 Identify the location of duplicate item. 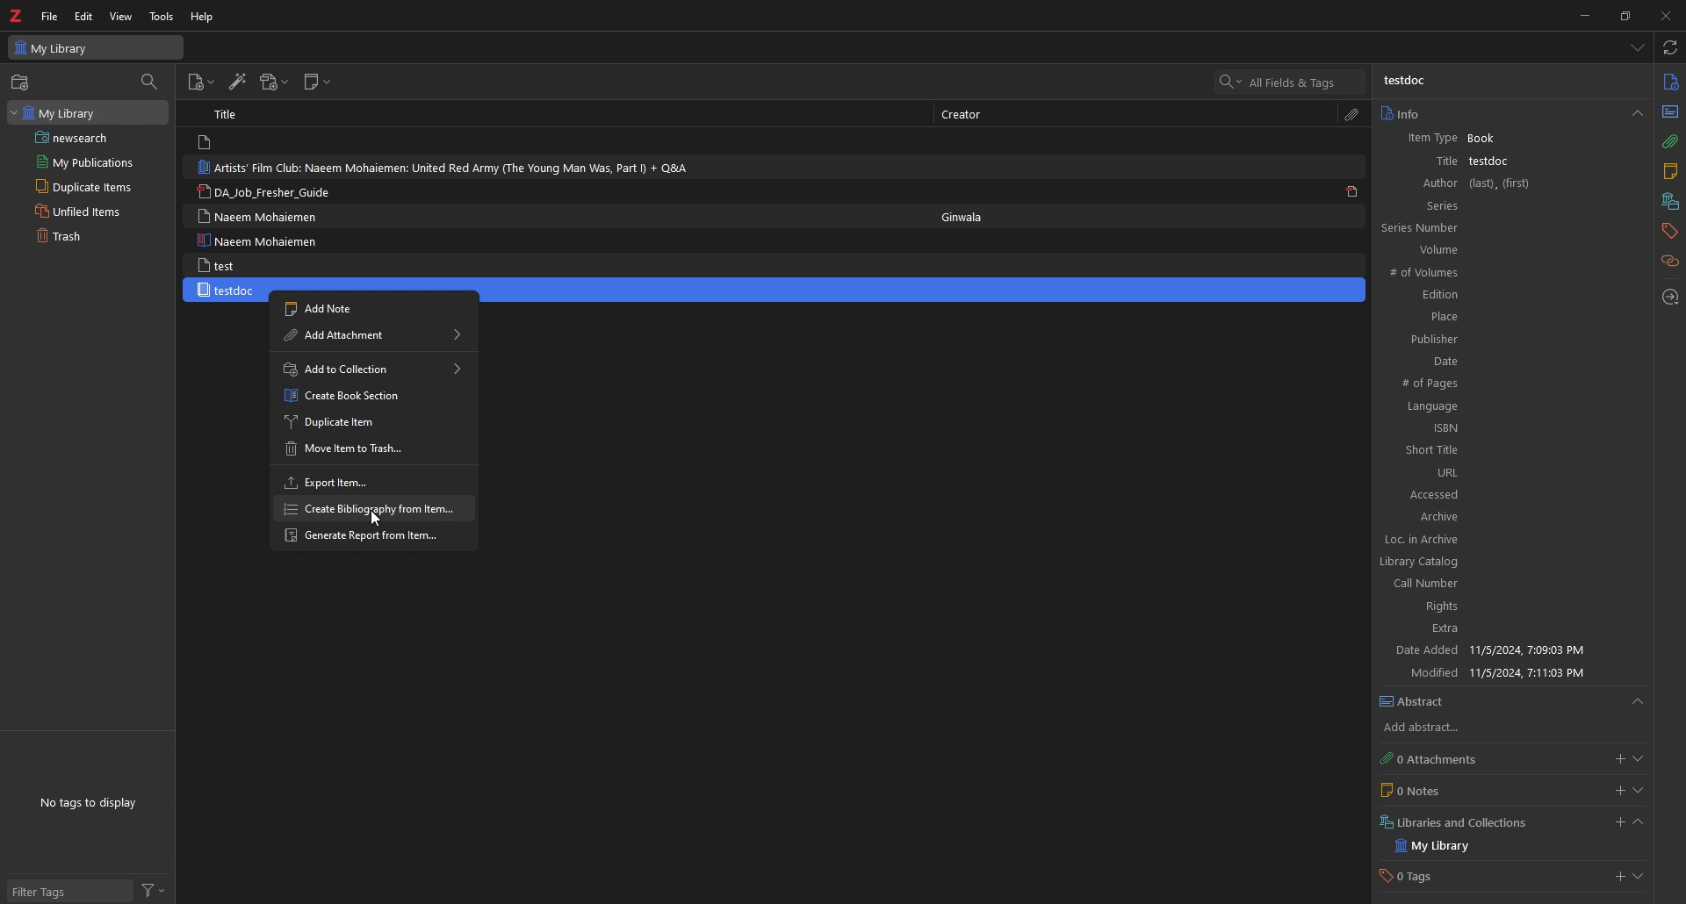
(373, 420).